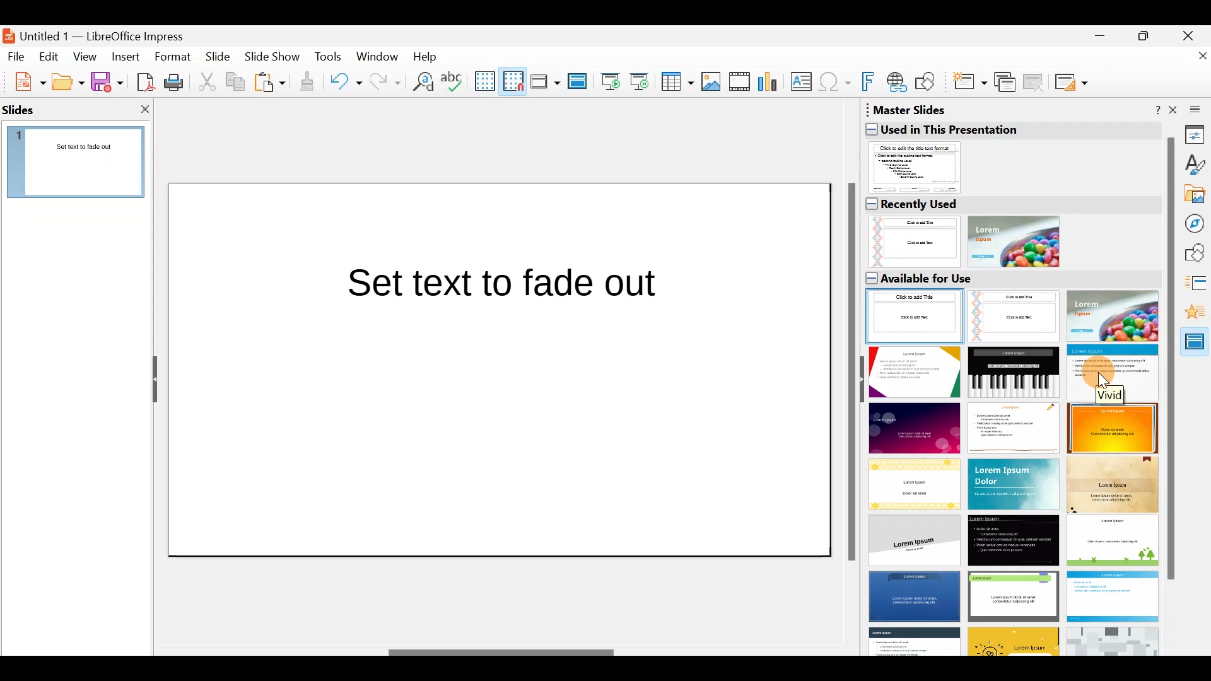  Describe the element at coordinates (1198, 315) in the screenshot. I see `Animation` at that location.